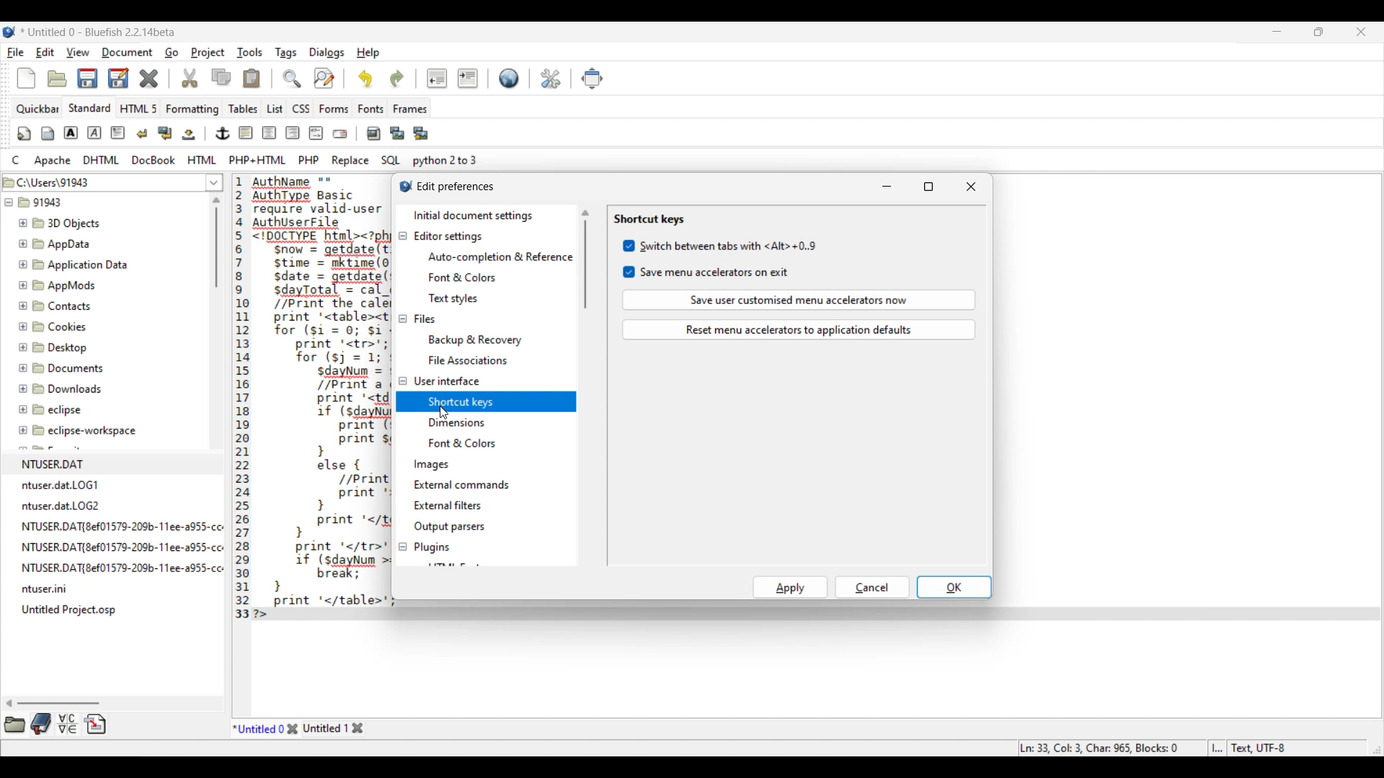 The image size is (1384, 778). What do you see at coordinates (799, 330) in the screenshot?
I see `Reset menu accelerators to application defaults` at bounding box center [799, 330].